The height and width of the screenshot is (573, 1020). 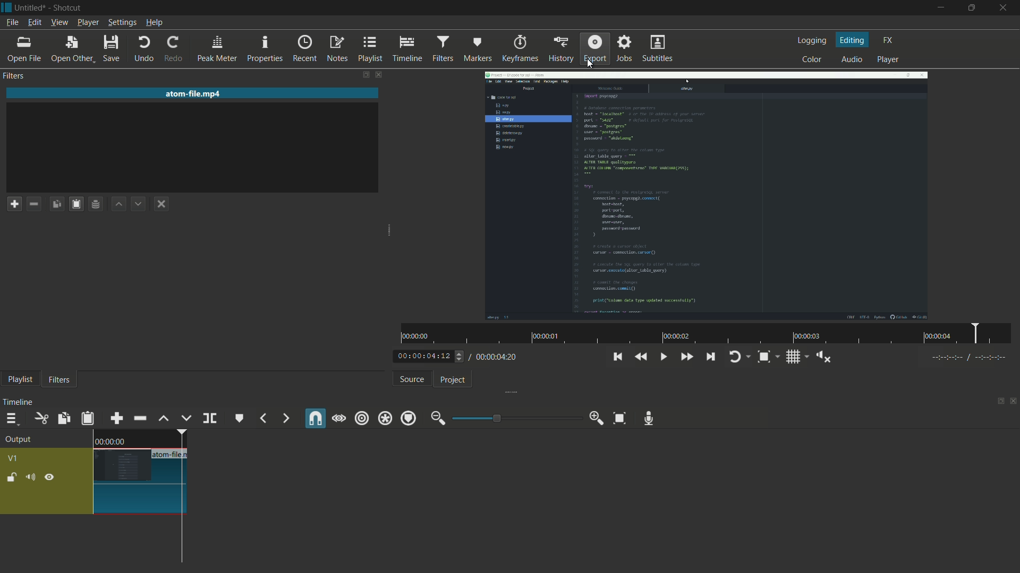 What do you see at coordinates (460, 356) in the screenshot?
I see `rewind/fast forward` at bounding box center [460, 356].